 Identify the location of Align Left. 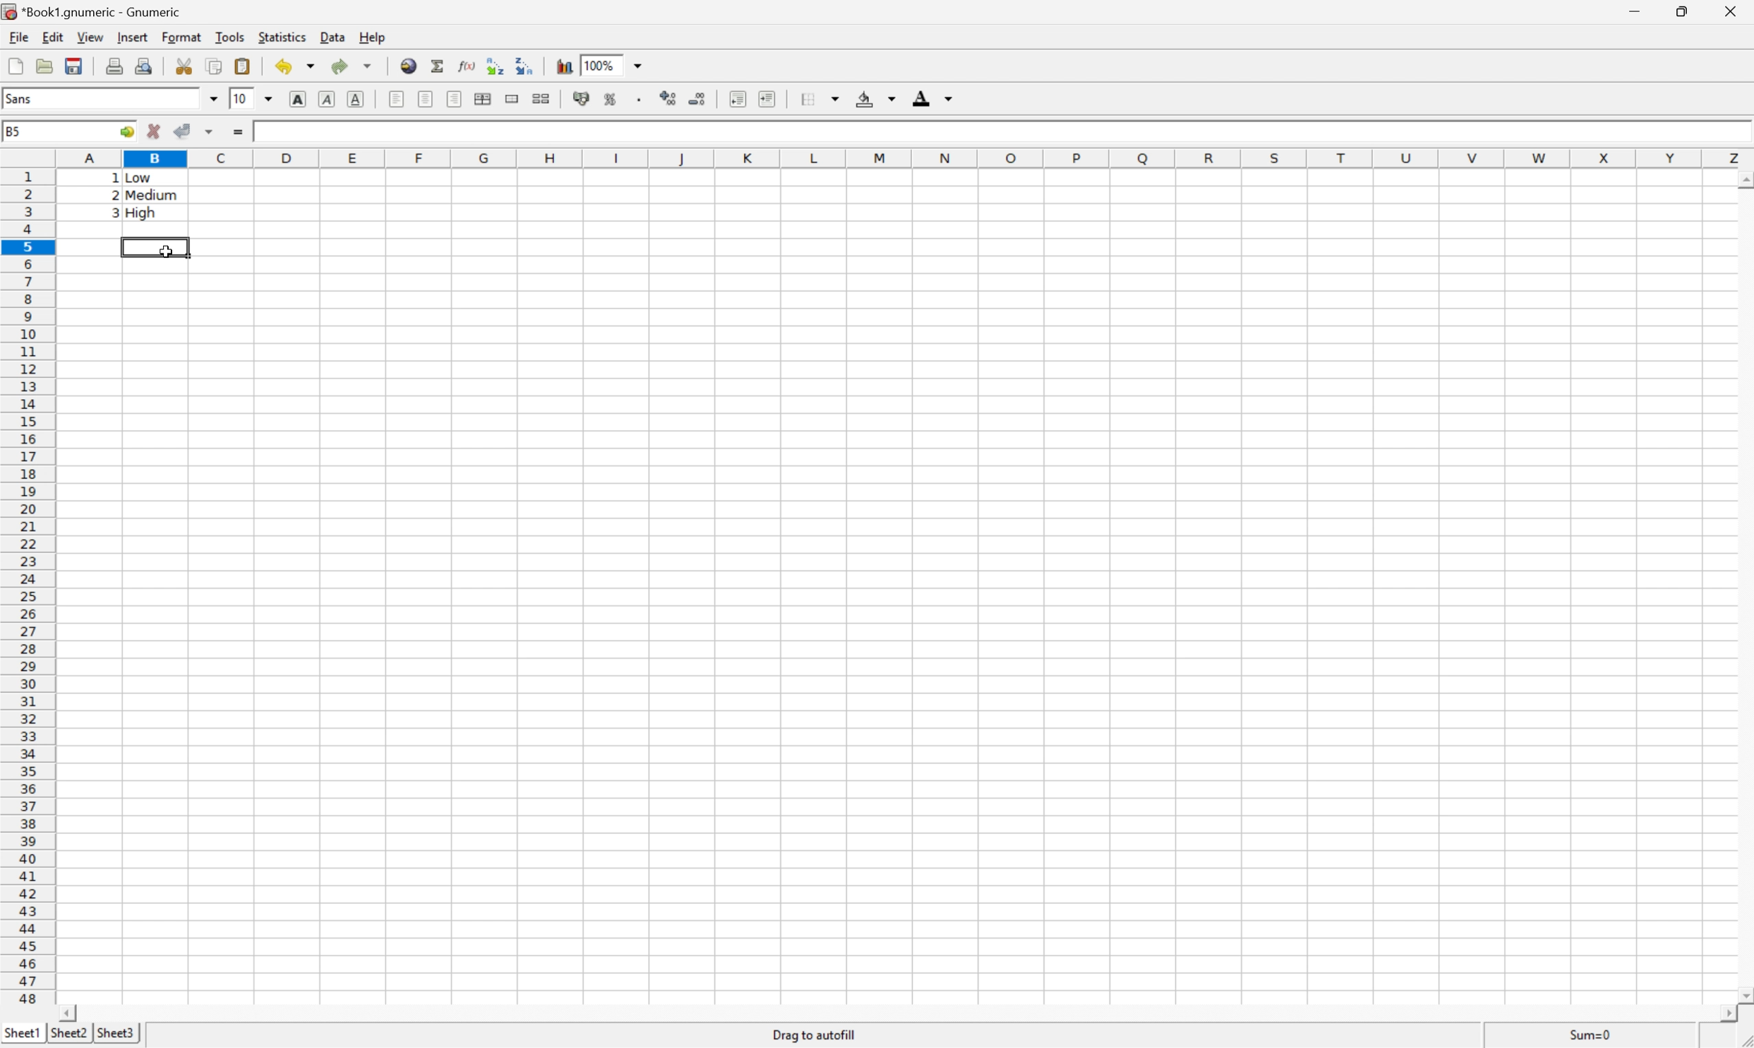
(397, 97).